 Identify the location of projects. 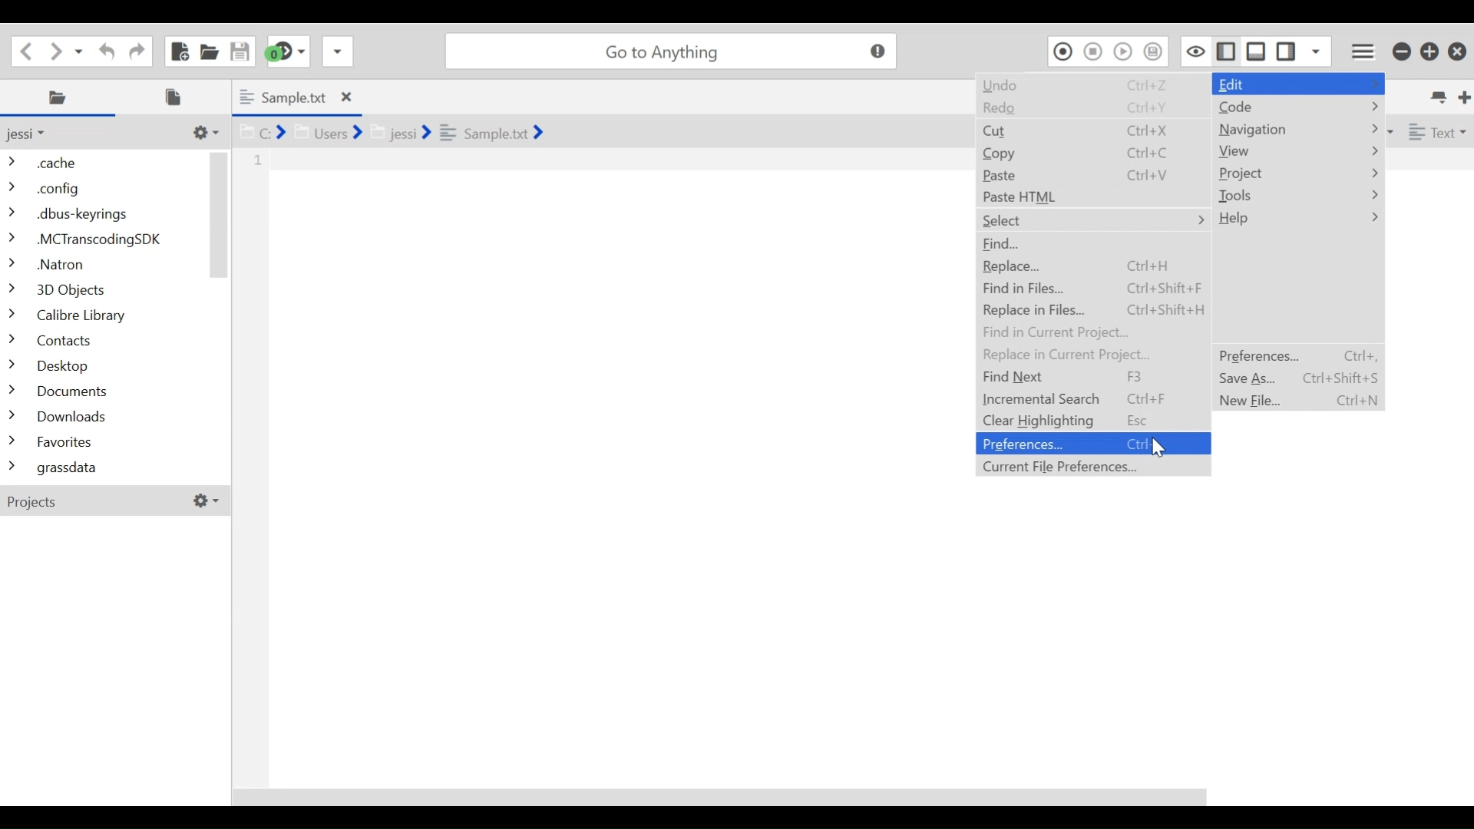
(114, 500).